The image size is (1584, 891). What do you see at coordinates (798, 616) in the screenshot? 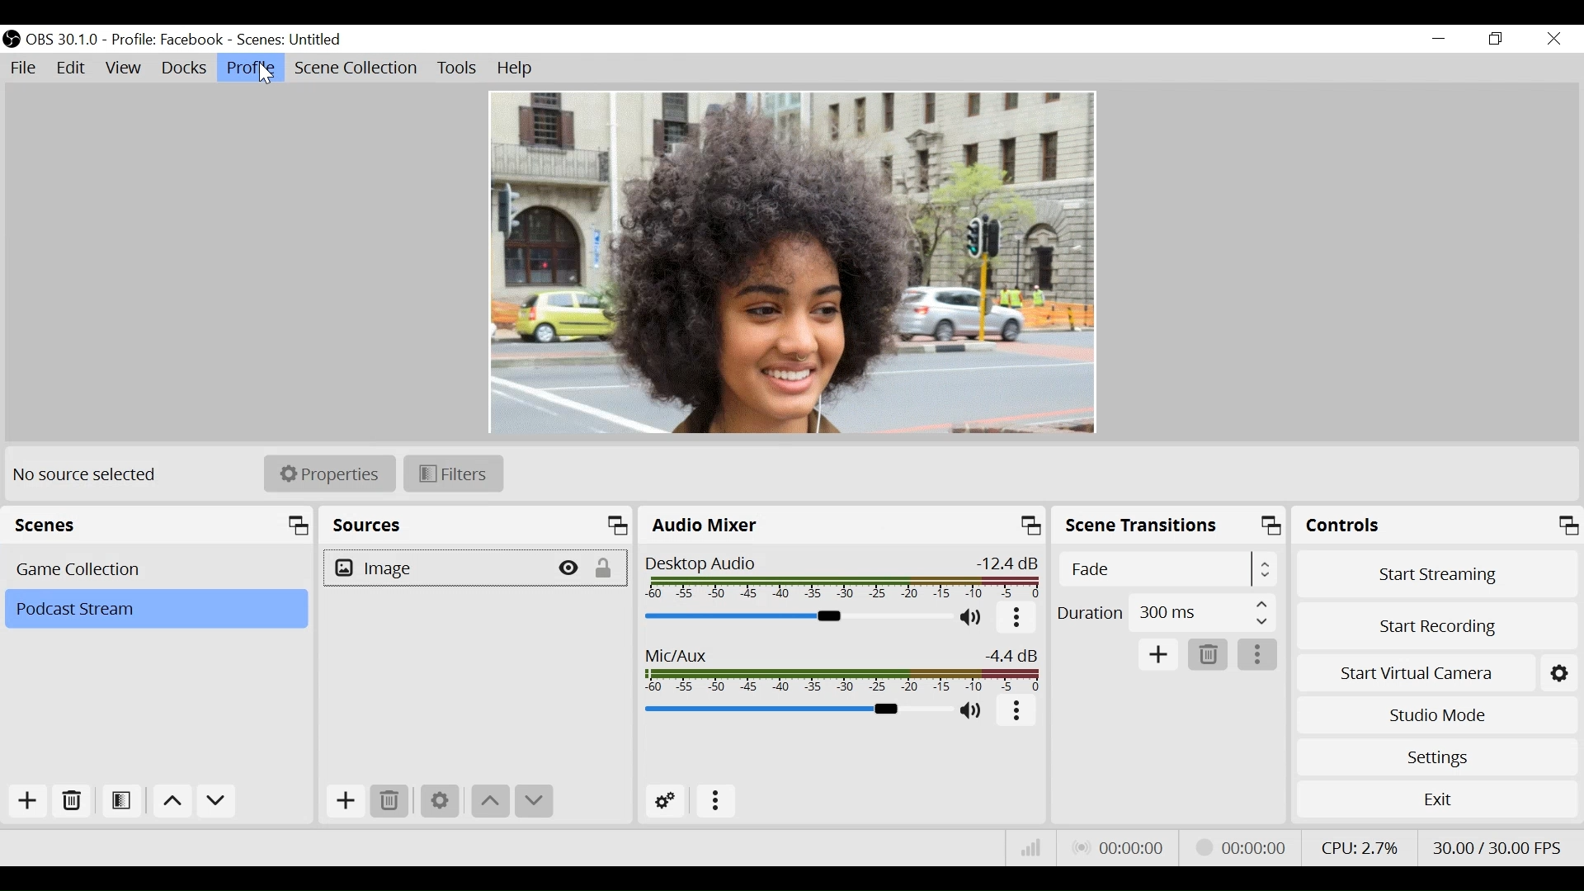
I see `Audio Mixer` at bounding box center [798, 616].